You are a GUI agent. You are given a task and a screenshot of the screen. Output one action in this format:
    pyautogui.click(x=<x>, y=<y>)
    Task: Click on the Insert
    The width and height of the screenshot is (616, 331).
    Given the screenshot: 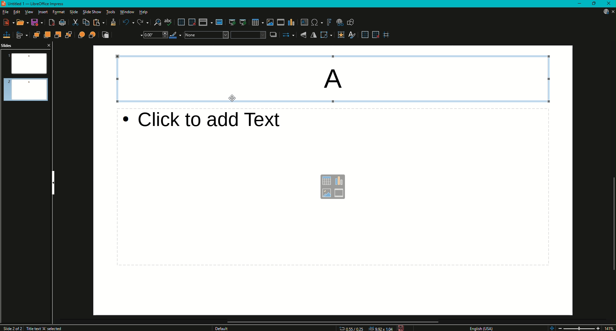 What is the action you would take?
    pyautogui.click(x=44, y=12)
    